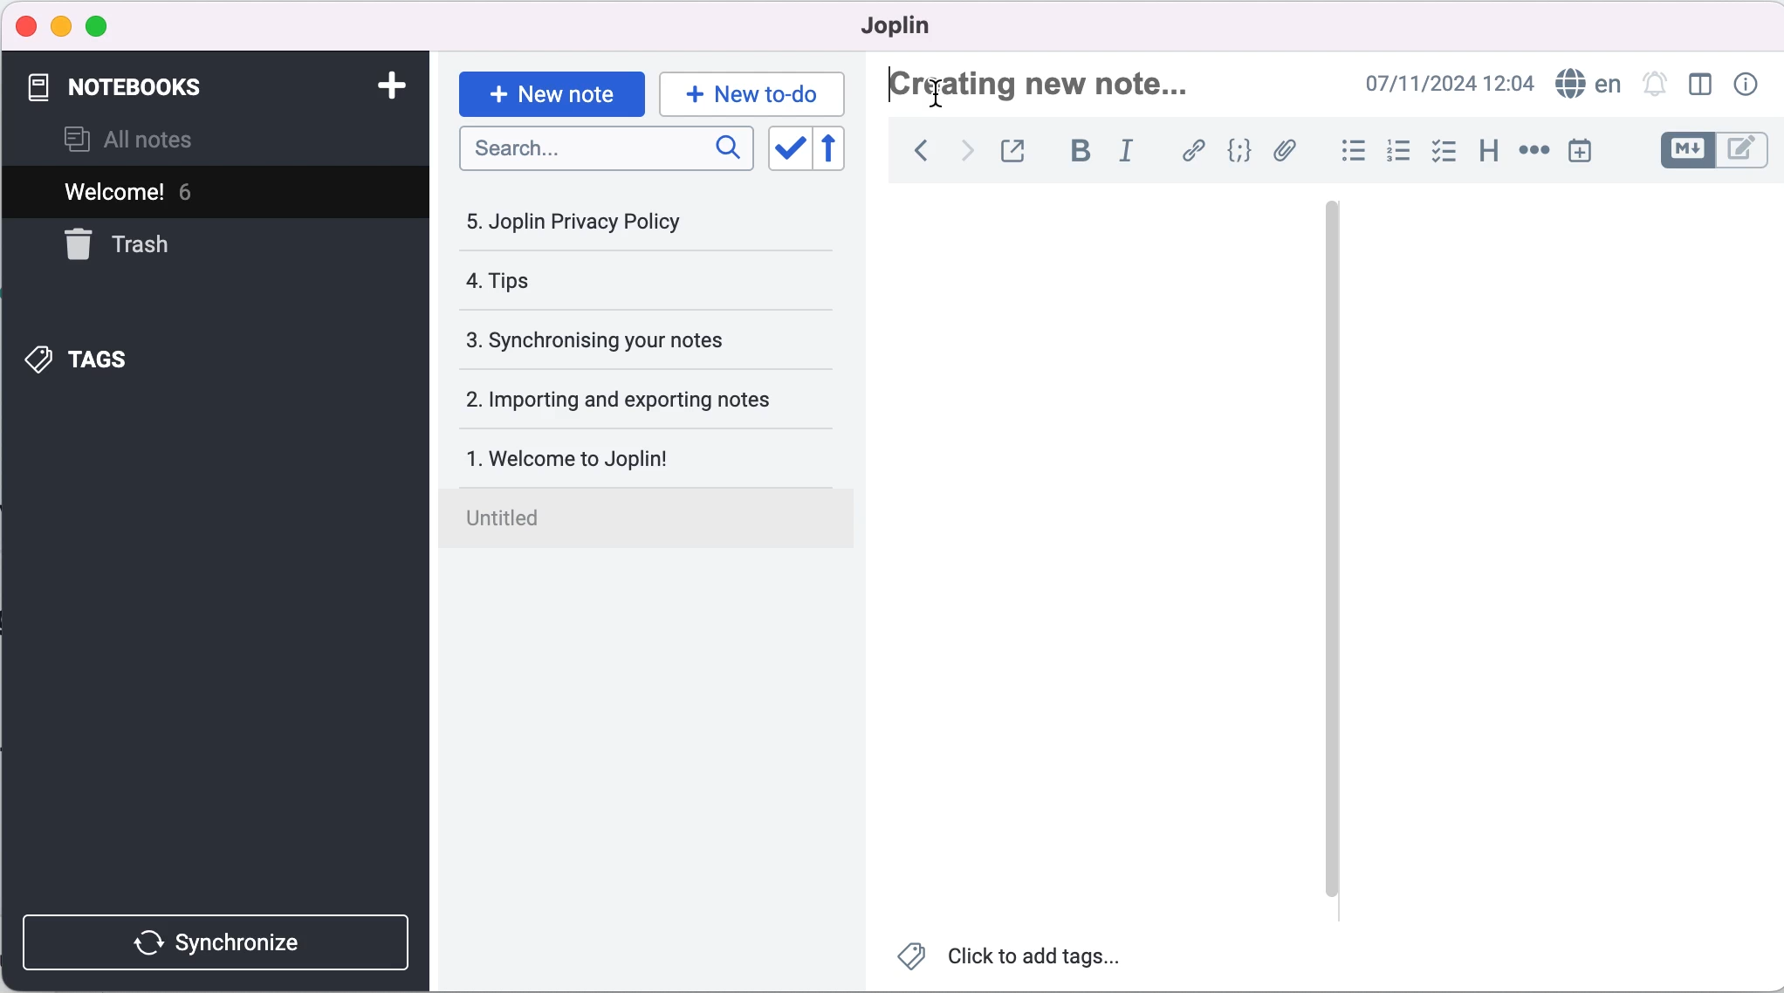 Image resolution: width=1784 pixels, height=993 pixels. What do you see at coordinates (651, 449) in the screenshot?
I see `welcome to joplin` at bounding box center [651, 449].